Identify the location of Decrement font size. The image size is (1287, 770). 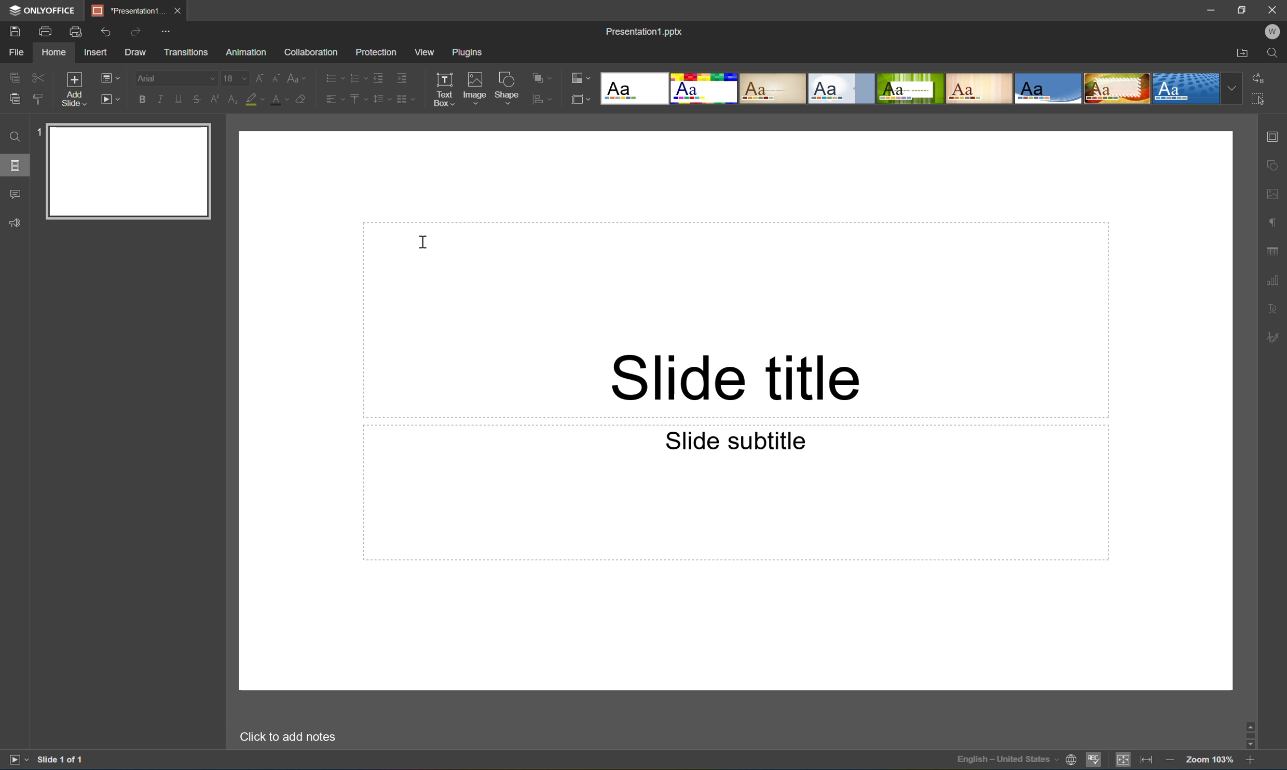
(277, 77).